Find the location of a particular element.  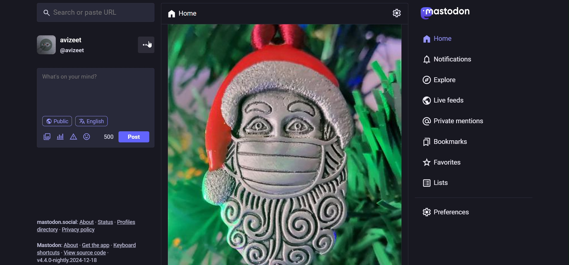

favorites is located at coordinates (445, 163).